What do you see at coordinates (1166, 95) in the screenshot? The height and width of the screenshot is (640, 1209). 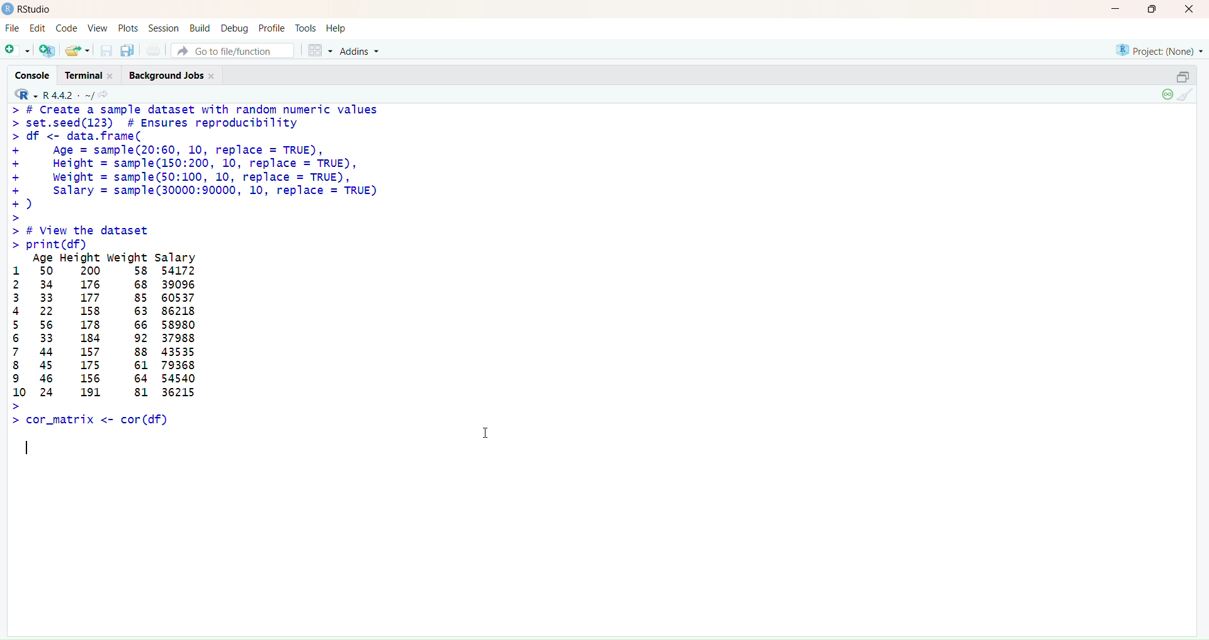 I see `Session suspend timeout passed: A child process is running` at bounding box center [1166, 95].